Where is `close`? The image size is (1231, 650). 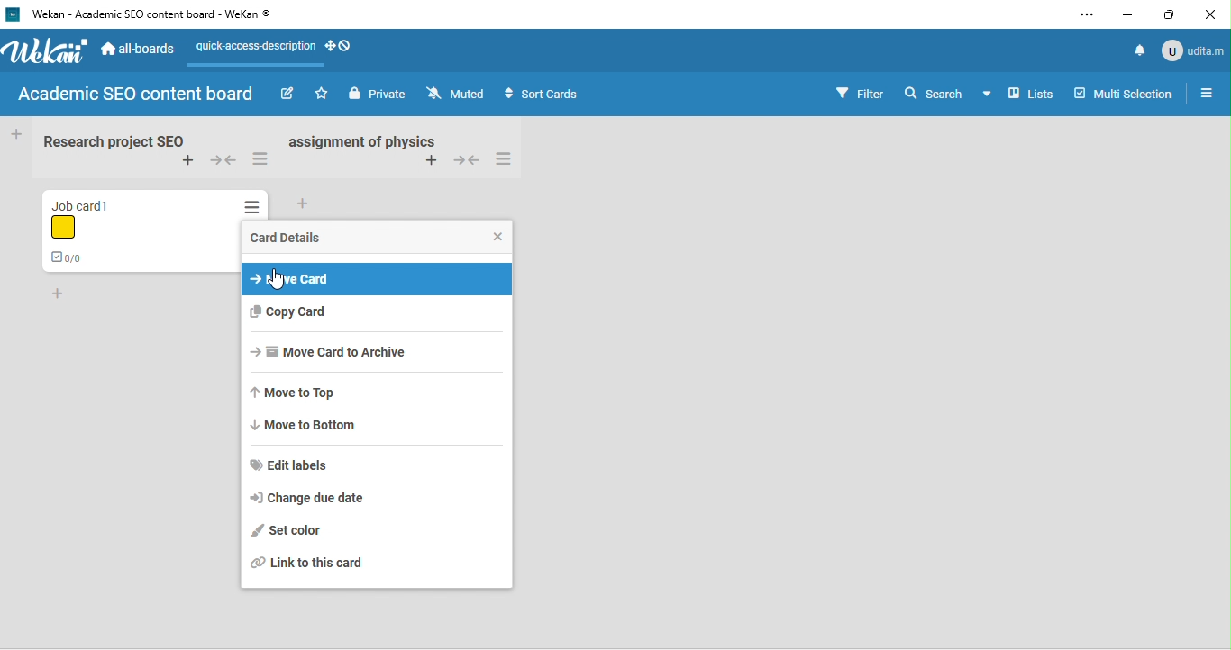 close is located at coordinates (492, 238).